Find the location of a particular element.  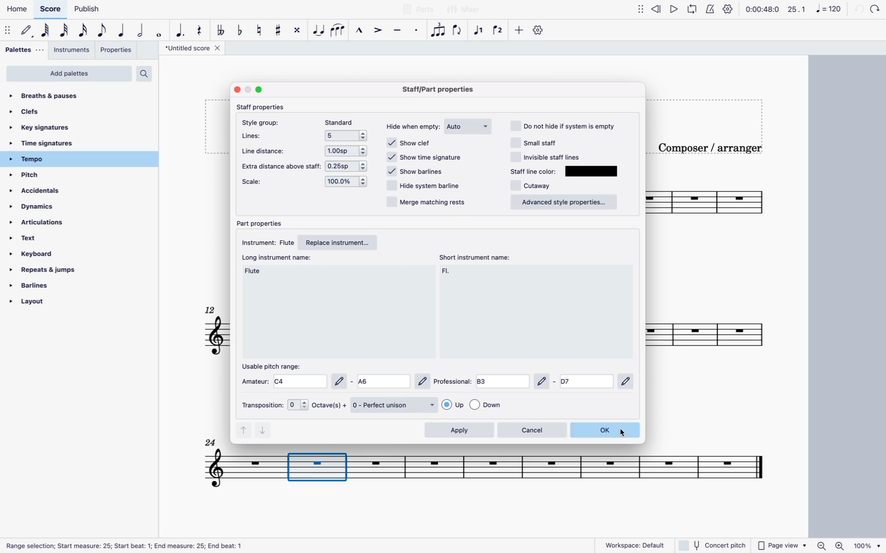

search is located at coordinates (147, 74).